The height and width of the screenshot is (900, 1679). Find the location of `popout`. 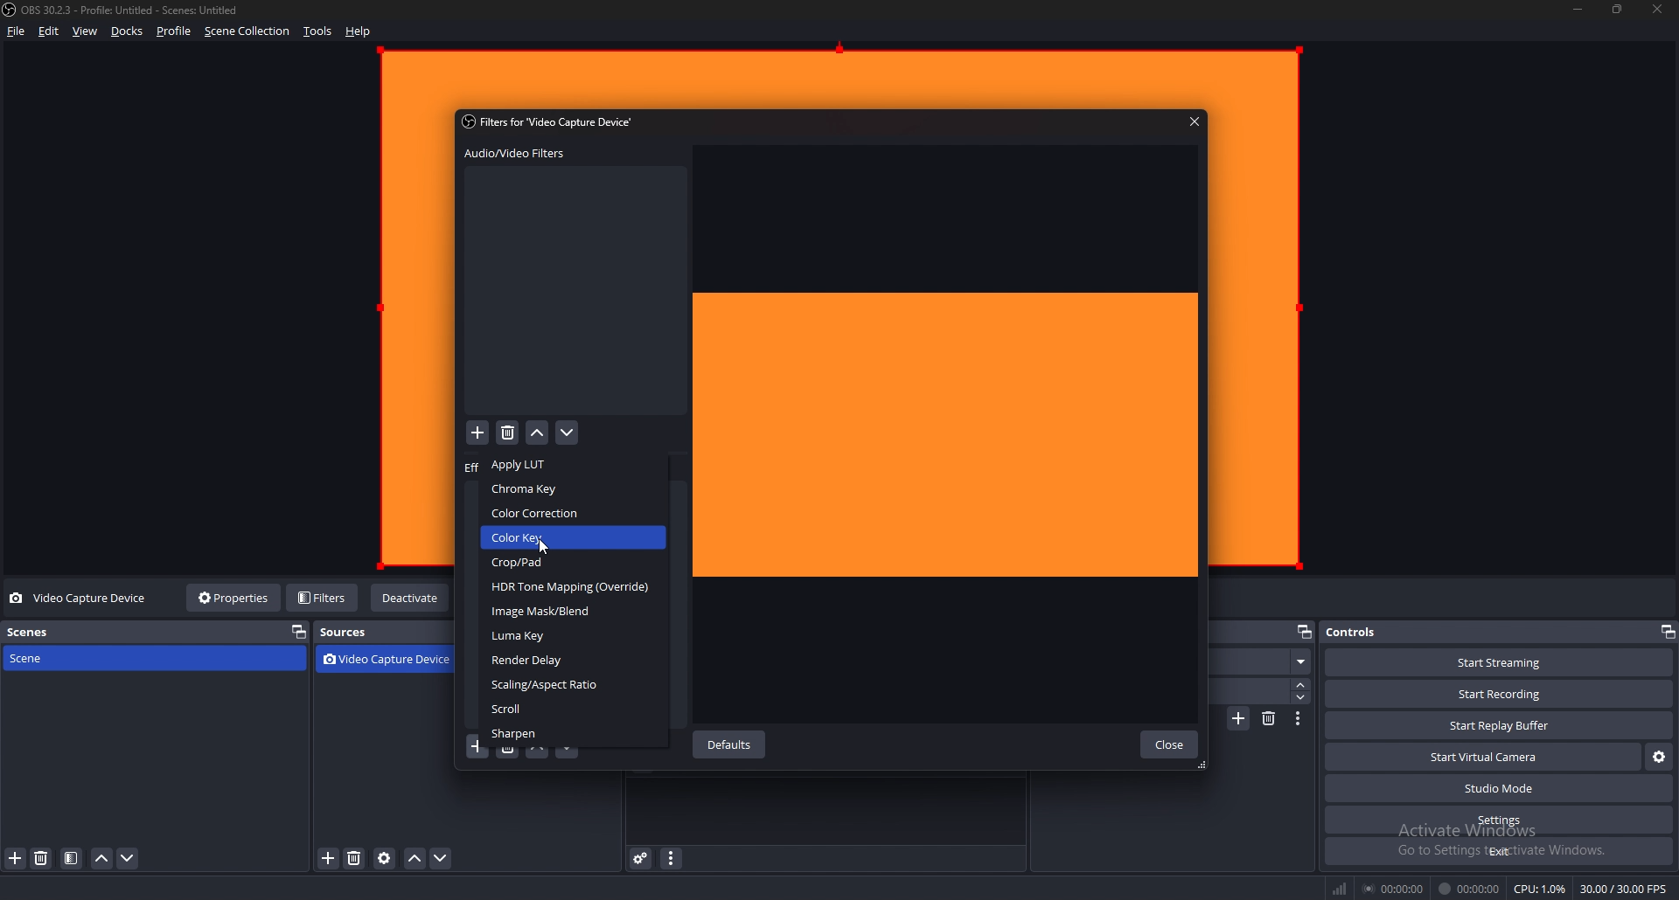

popout is located at coordinates (1304, 633).